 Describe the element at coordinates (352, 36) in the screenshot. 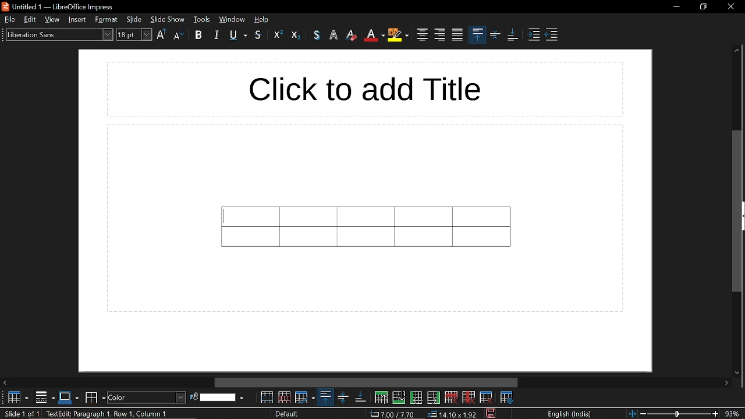

I see `eraser` at that location.